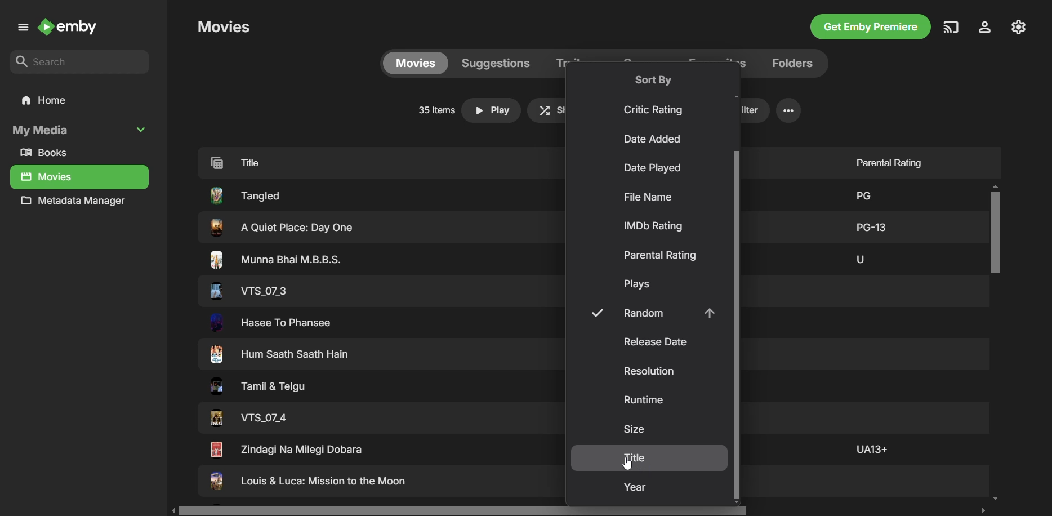 This screenshot has height=516, width=1052. Describe the element at coordinates (77, 203) in the screenshot. I see `Metadata Manager` at that location.